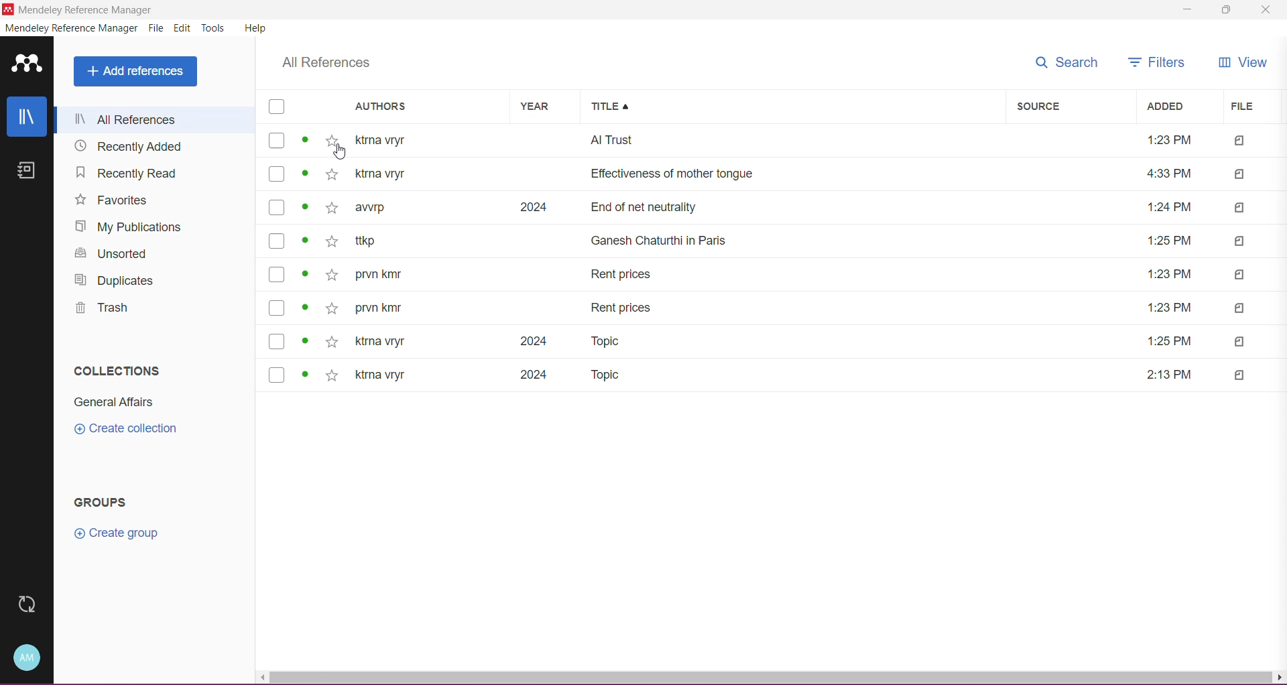 This screenshot has width=1287, height=685. Describe the element at coordinates (774, 140) in the screenshot. I see `ktrna vryr Al Trust 1:23 PM` at that location.